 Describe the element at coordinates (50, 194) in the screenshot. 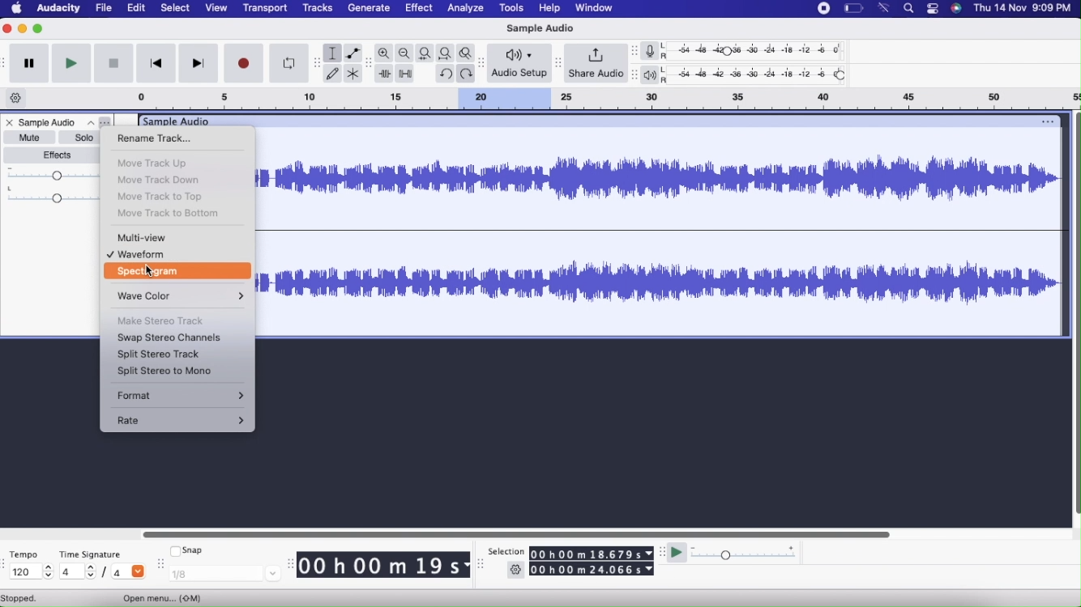

I see `Pan: Center` at that location.